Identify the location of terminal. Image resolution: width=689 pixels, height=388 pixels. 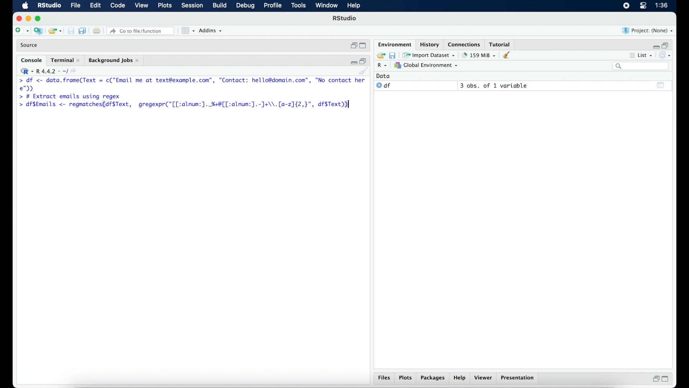
(65, 60).